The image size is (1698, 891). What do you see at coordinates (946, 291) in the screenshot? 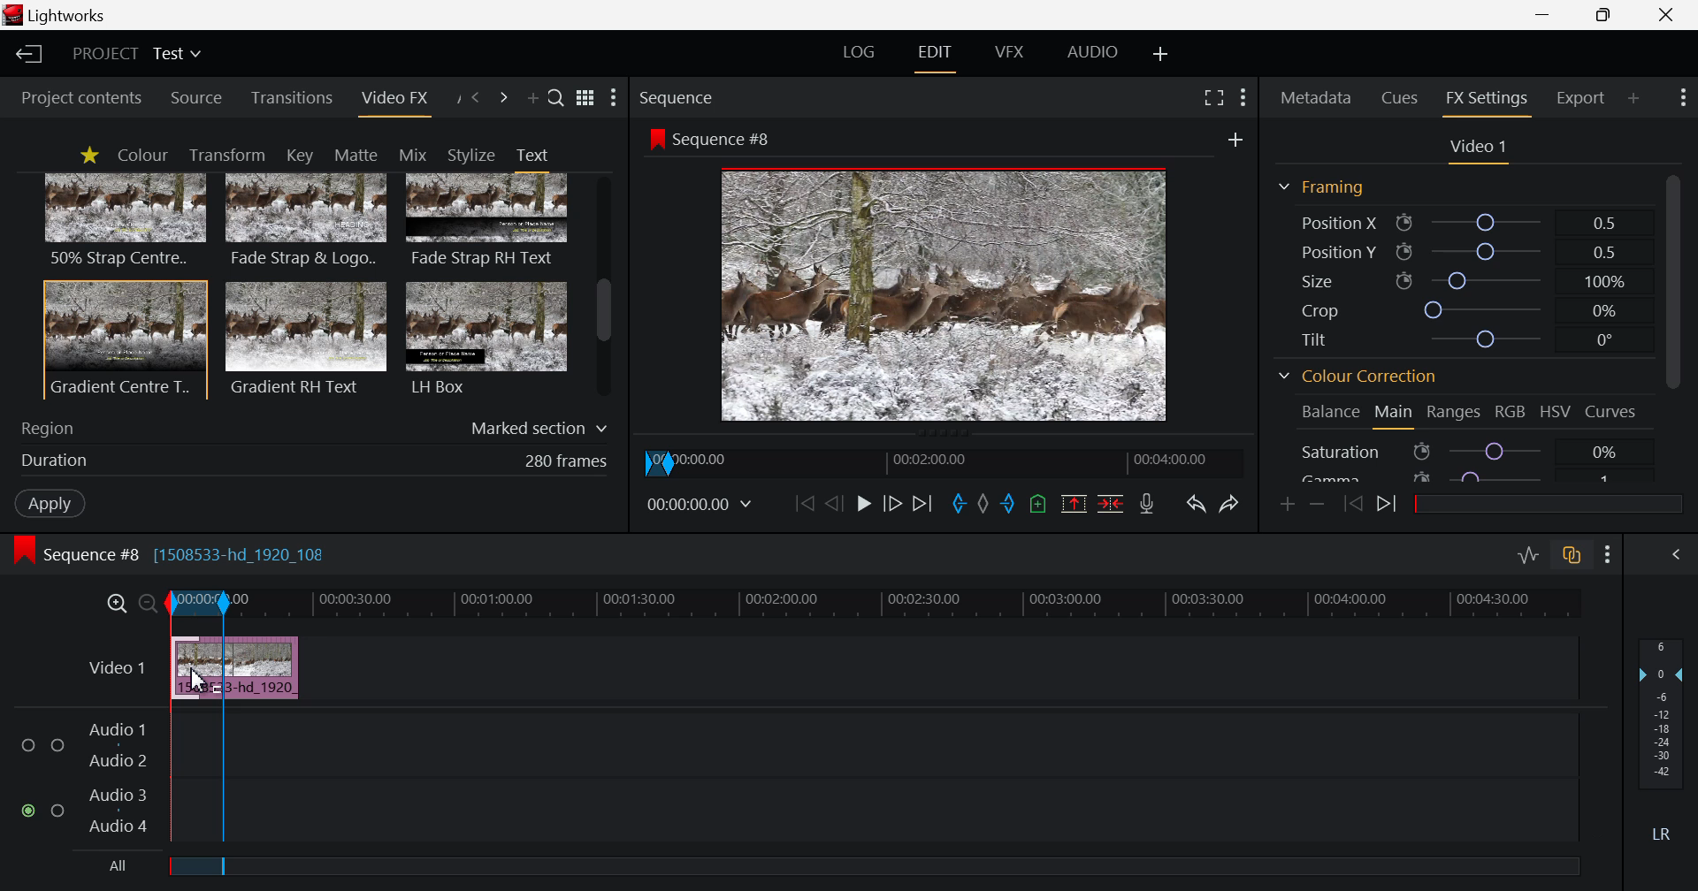
I see `Preview Altered` at bounding box center [946, 291].